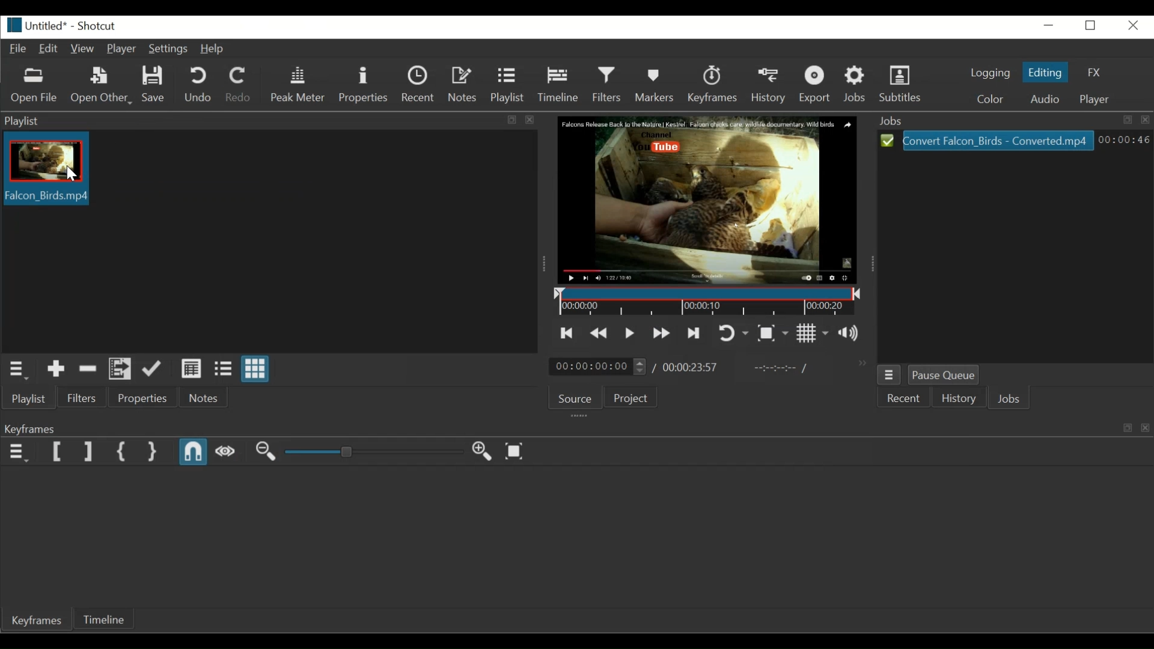  I want to click on Player, so click(1094, 100).